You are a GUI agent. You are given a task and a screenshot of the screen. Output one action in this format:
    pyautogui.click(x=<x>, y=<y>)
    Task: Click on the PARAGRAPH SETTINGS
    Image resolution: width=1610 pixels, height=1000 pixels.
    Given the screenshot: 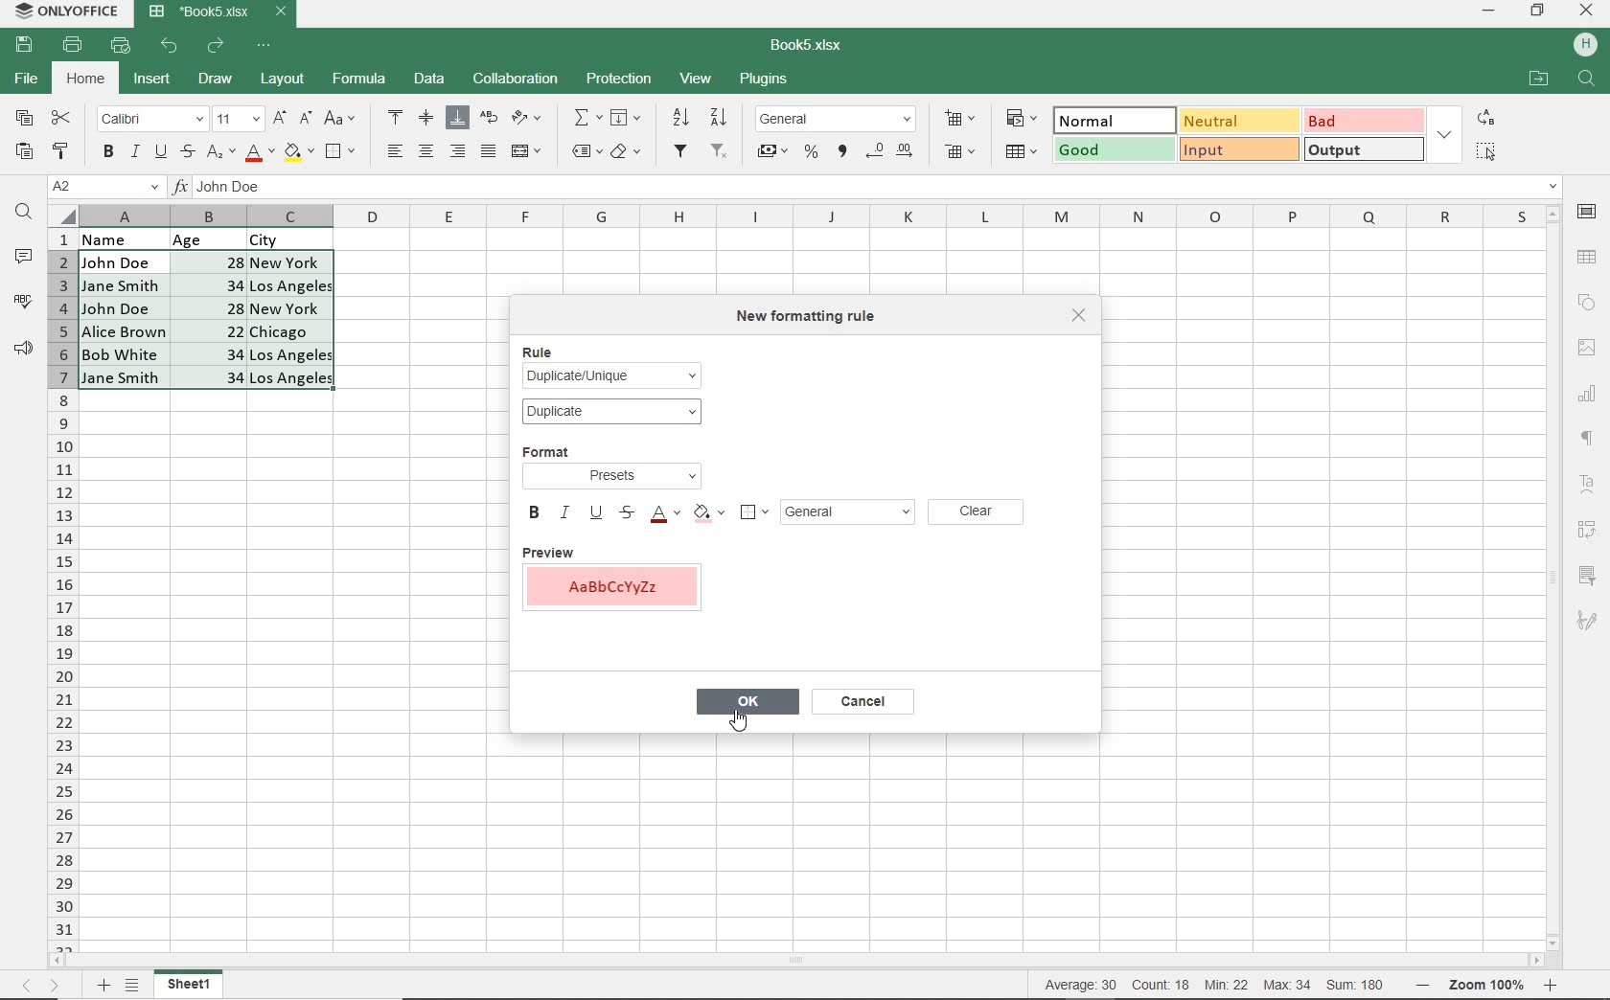 What is the action you would take?
    pyautogui.click(x=1588, y=439)
    